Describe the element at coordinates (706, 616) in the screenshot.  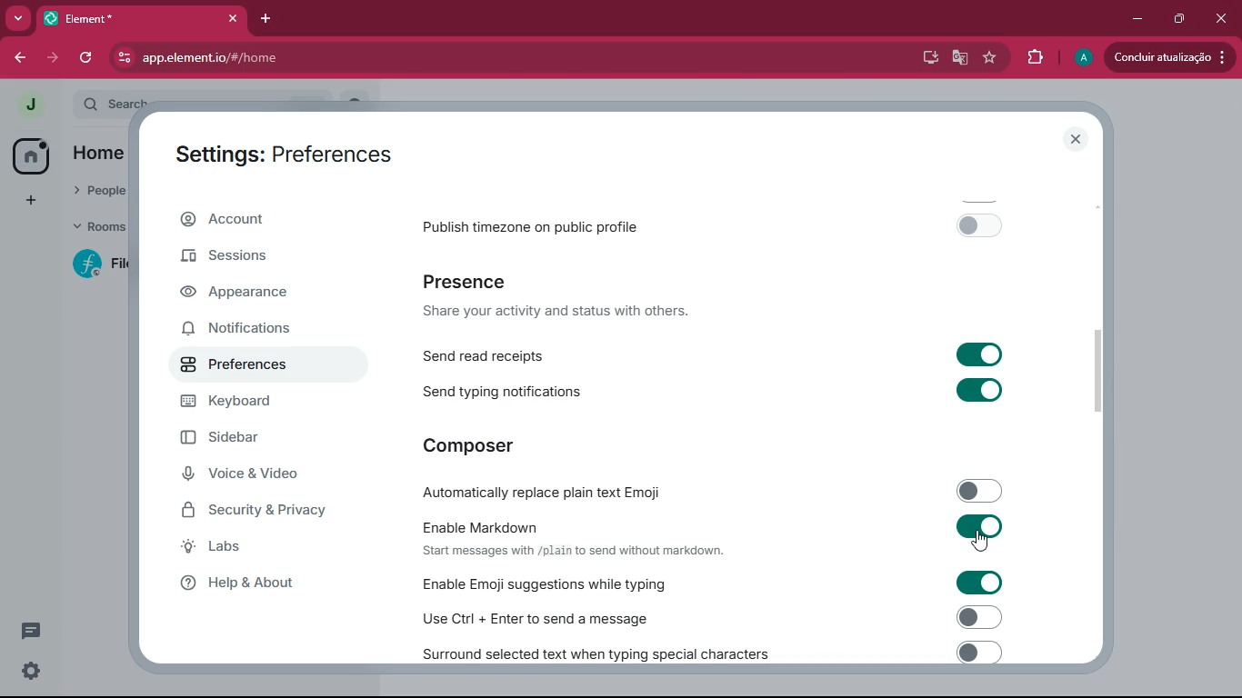
I see `use ctrl enter` at that location.